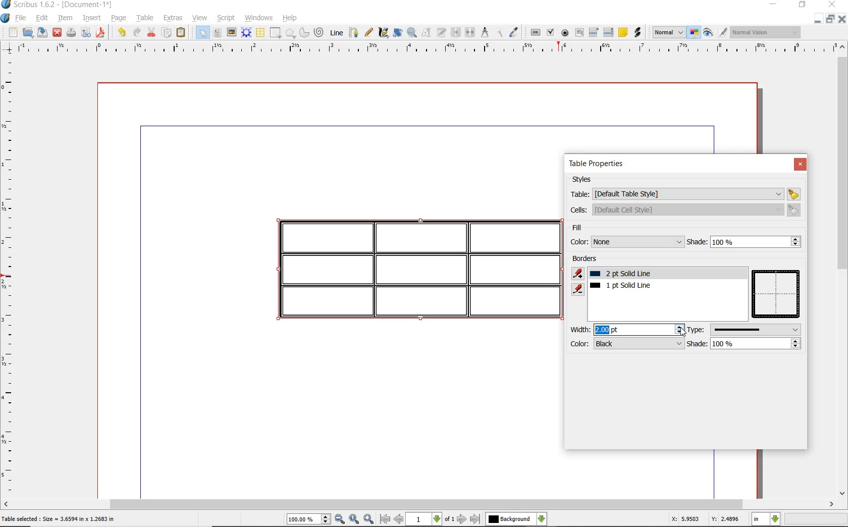 The height and width of the screenshot is (527, 848). What do you see at coordinates (420, 49) in the screenshot?
I see `ruler` at bounding box center [420, 49].